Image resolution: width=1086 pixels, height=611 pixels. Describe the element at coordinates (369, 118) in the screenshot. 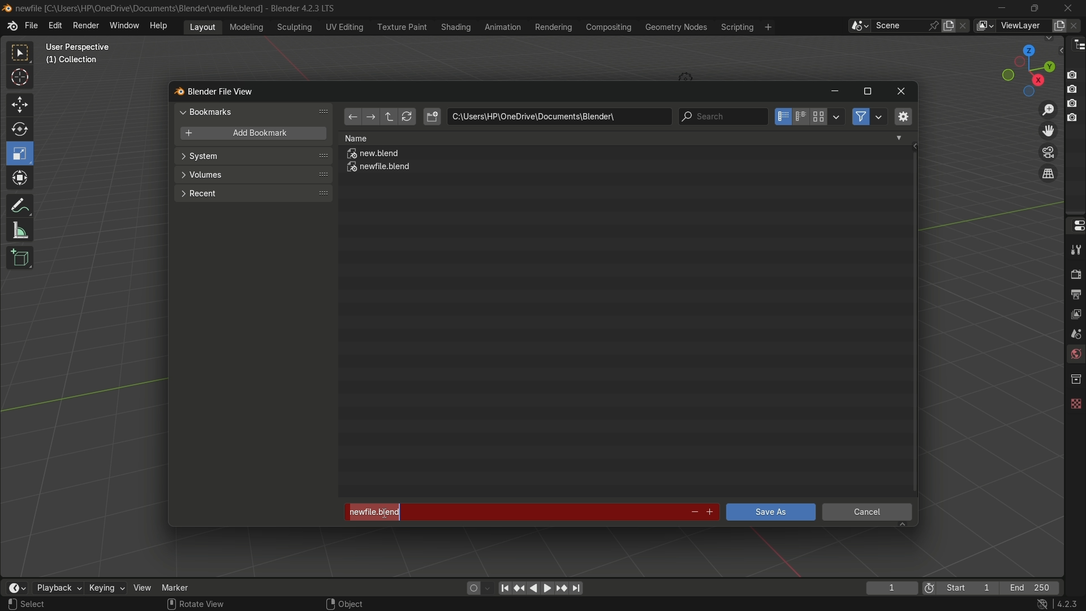

I see `forward` at that location.